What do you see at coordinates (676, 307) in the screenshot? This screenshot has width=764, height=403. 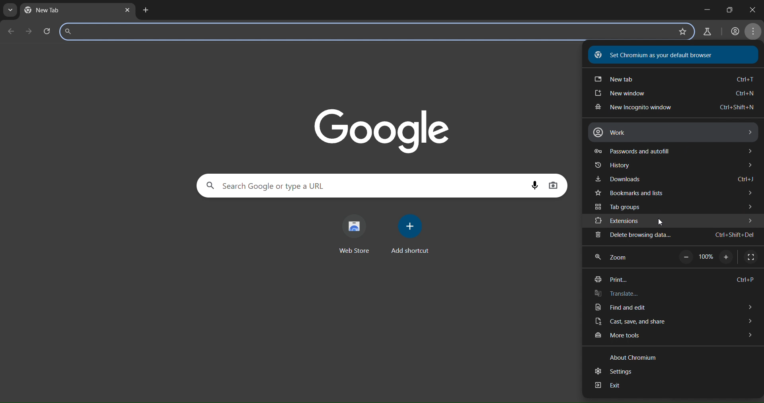 I see `find and edit` at bounding box center [676, 307].